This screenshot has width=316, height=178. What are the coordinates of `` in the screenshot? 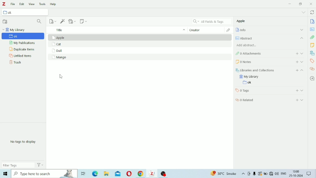 It's located at (95, 173).